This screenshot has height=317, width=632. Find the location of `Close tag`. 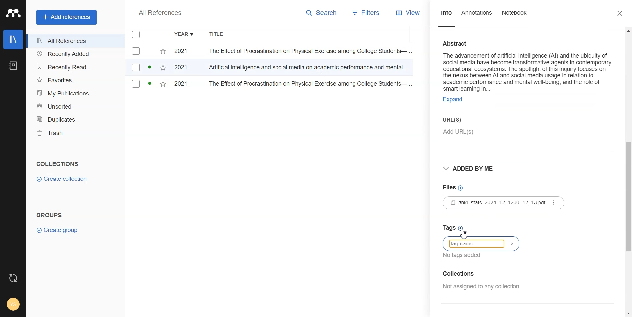

Close tag is located at coordinates (515, 243).